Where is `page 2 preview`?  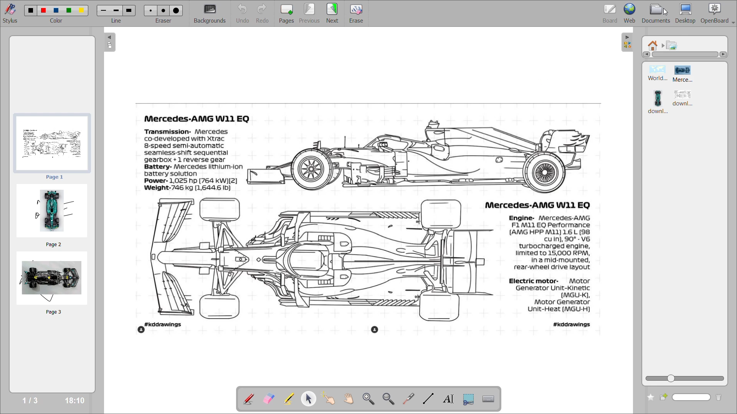 page 2 preview is located at coordinates (53, 215).